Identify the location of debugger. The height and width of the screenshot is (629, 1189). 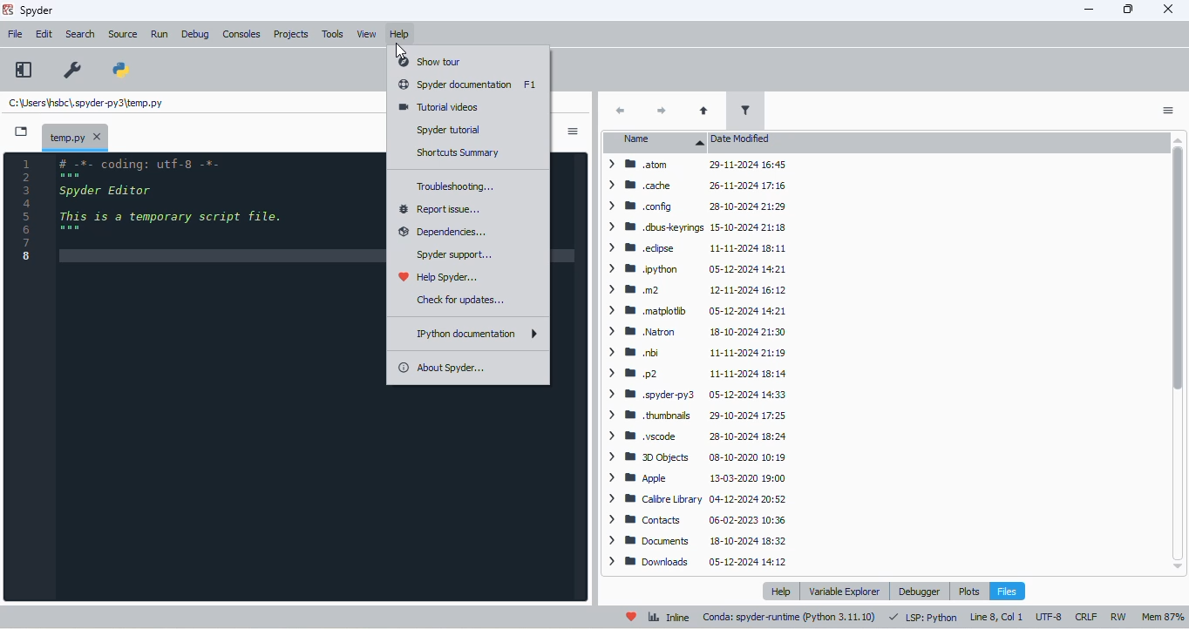
(919, 592).